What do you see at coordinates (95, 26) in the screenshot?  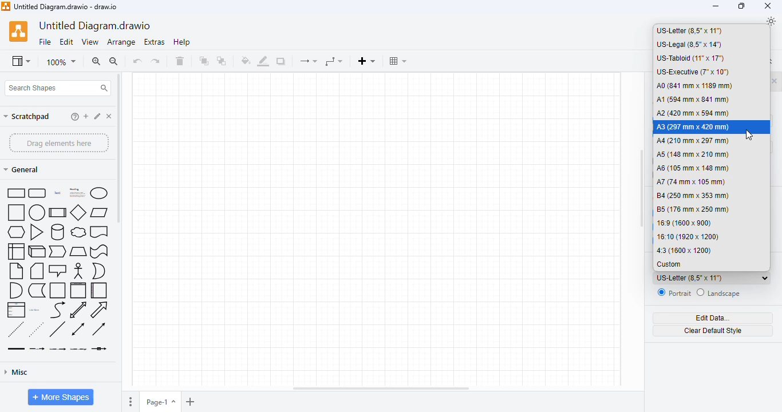 I see `title` at bounding box center [95, 26].